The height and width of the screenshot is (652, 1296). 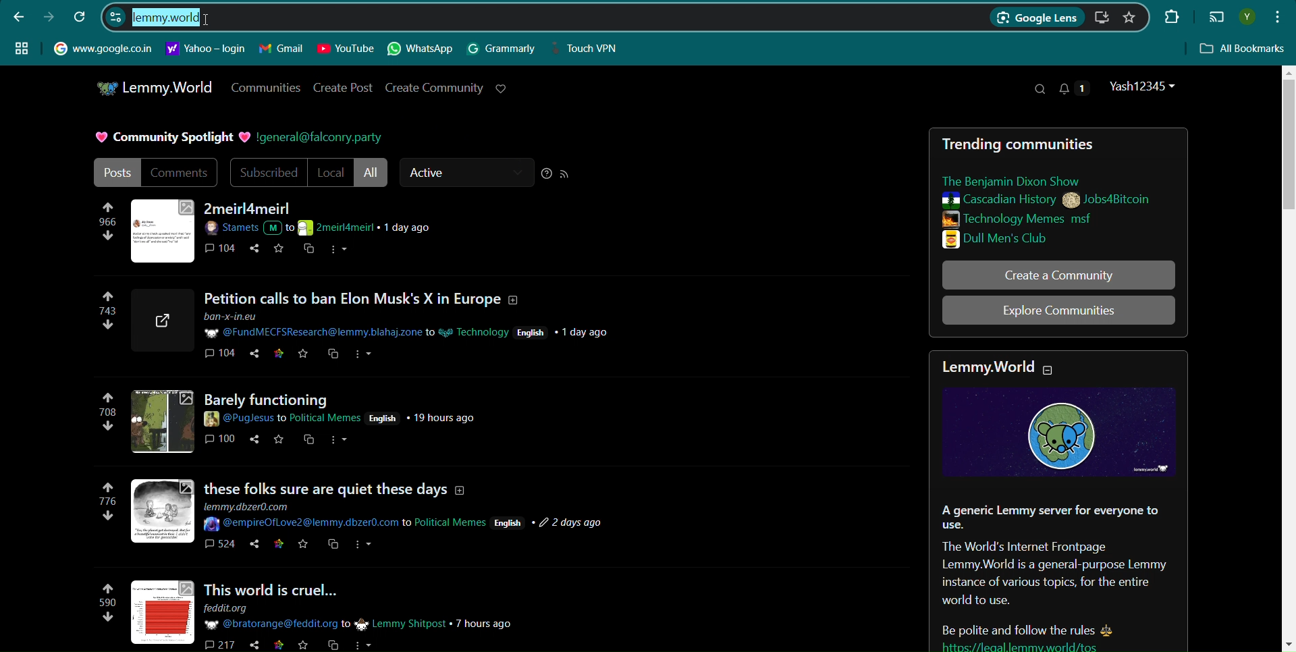 What do you see at coordinates (1026, 144) in the screenshot?
I see `Trending communities` at bounding box center [1026, 144].